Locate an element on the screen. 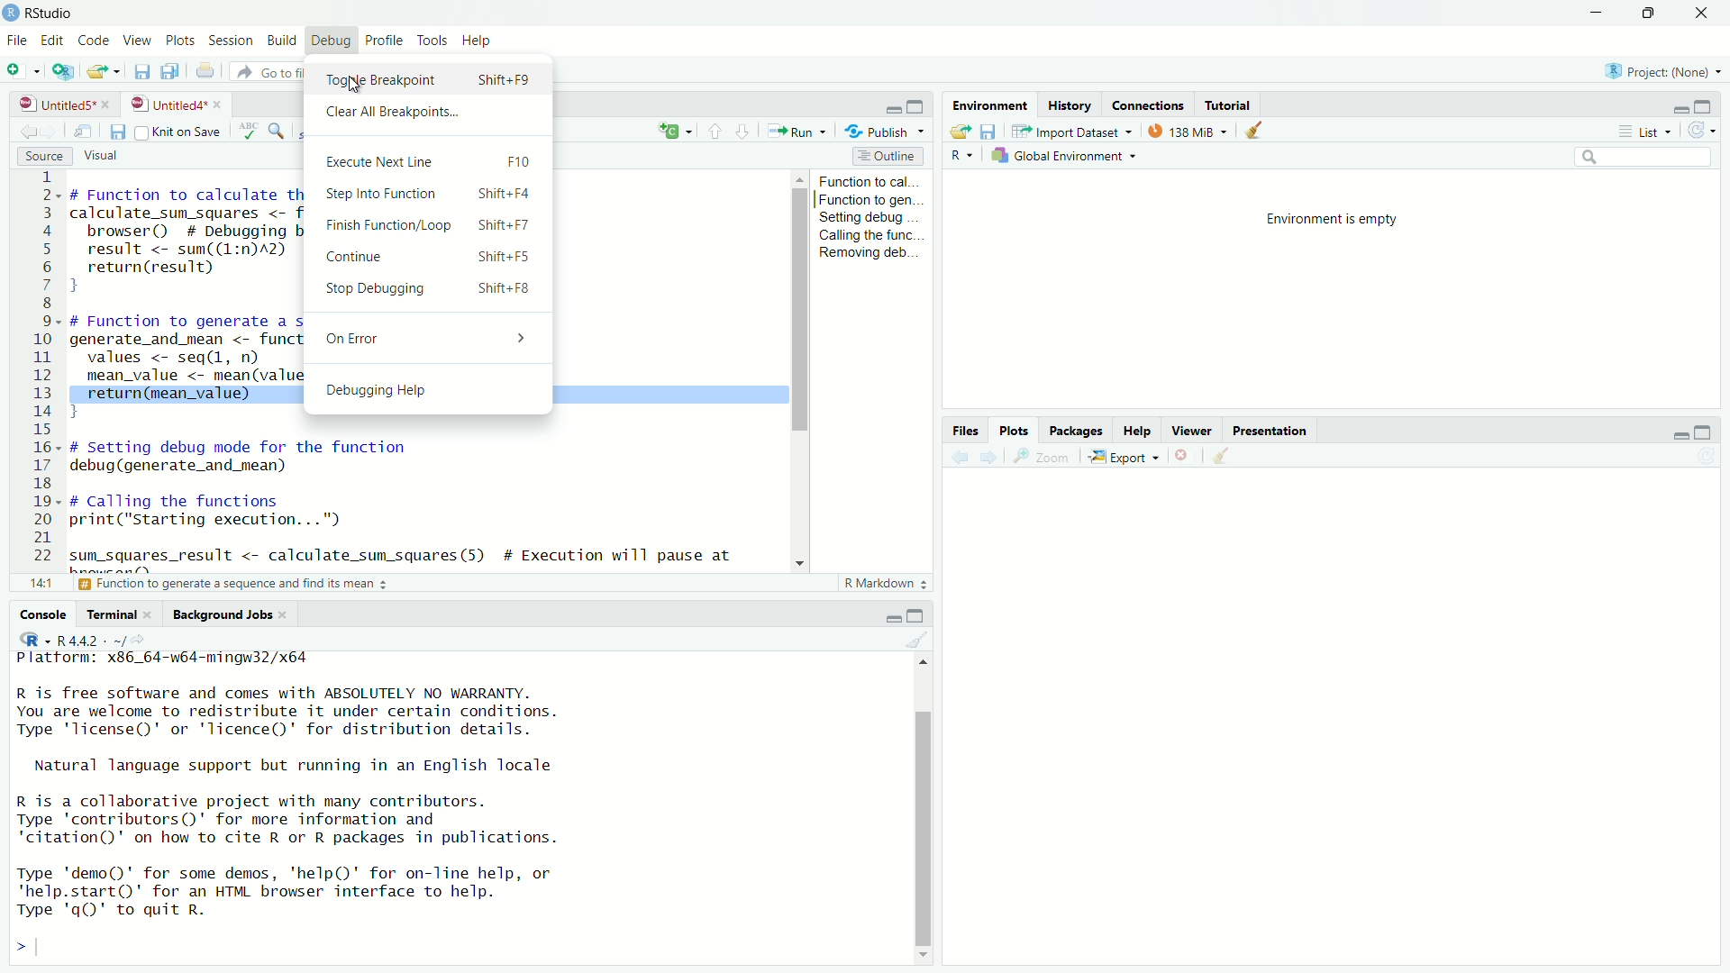 The width and height of the screenshot is (1730, 973). close is located at coordinates (222, 105).